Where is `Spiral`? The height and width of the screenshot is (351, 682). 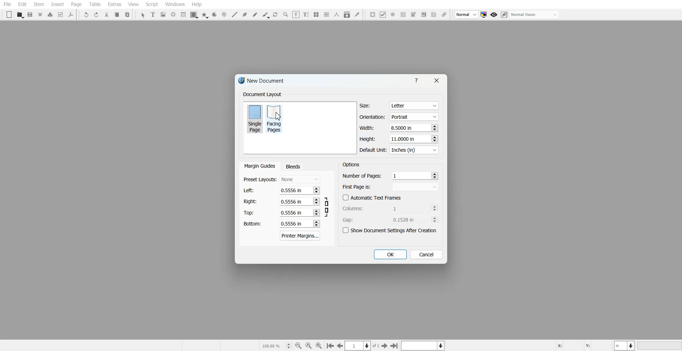 Spiral is located at coordinates (224, 15).